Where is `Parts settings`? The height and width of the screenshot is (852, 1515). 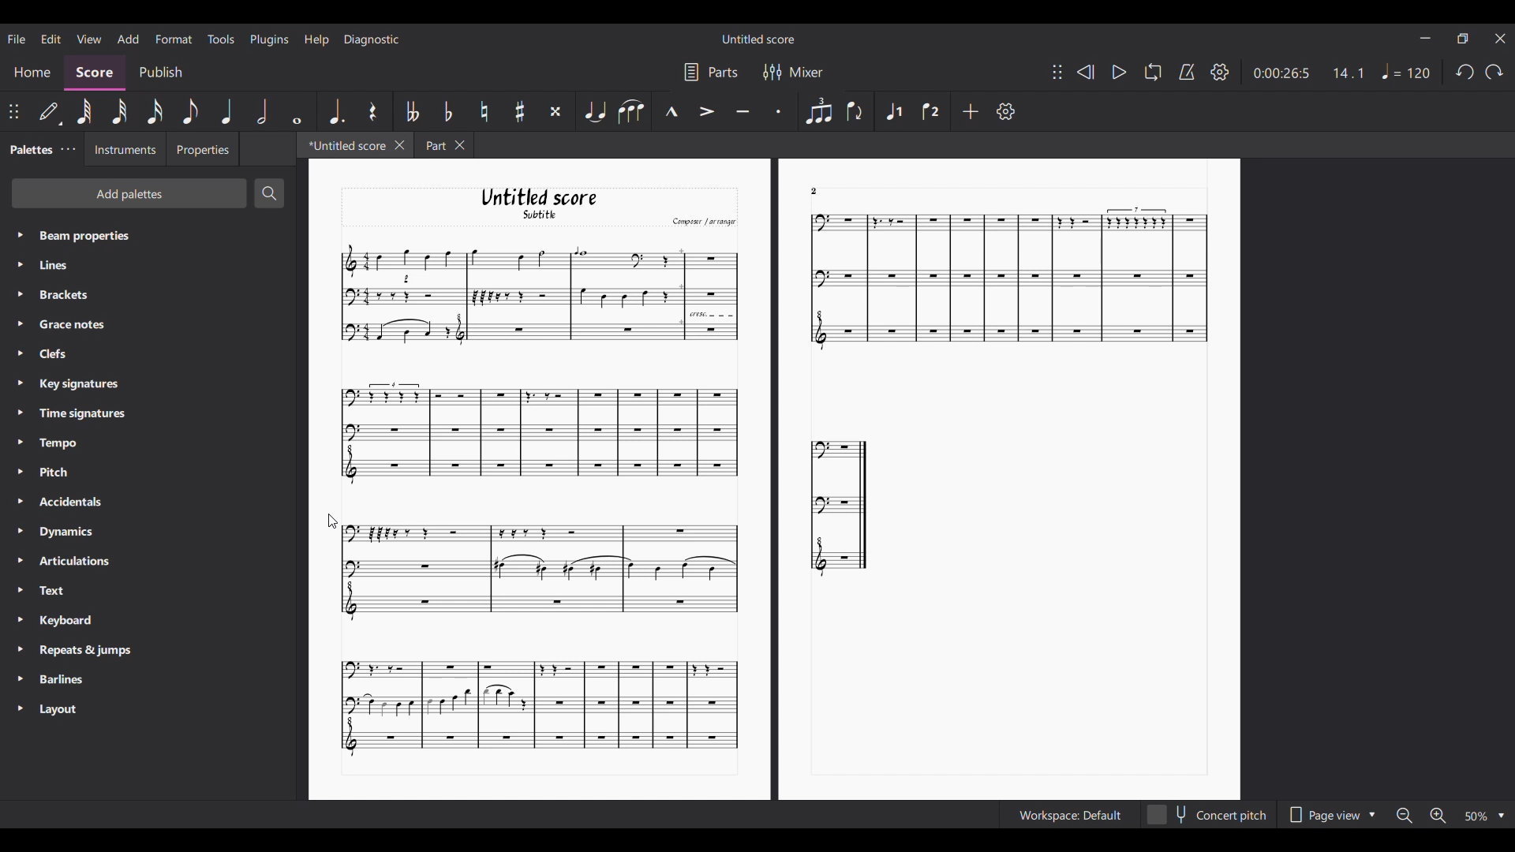
Parts settings is located at coordinates (712, 72).